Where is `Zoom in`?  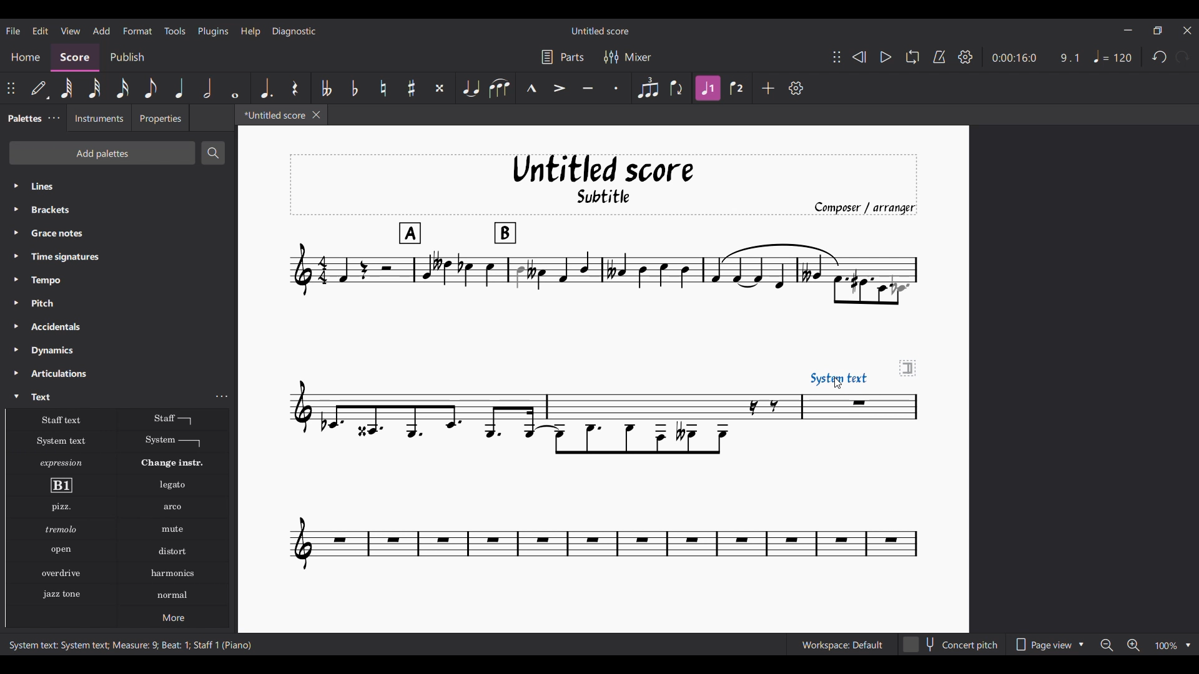
Zoom in is located at coordinates (1133, 645).